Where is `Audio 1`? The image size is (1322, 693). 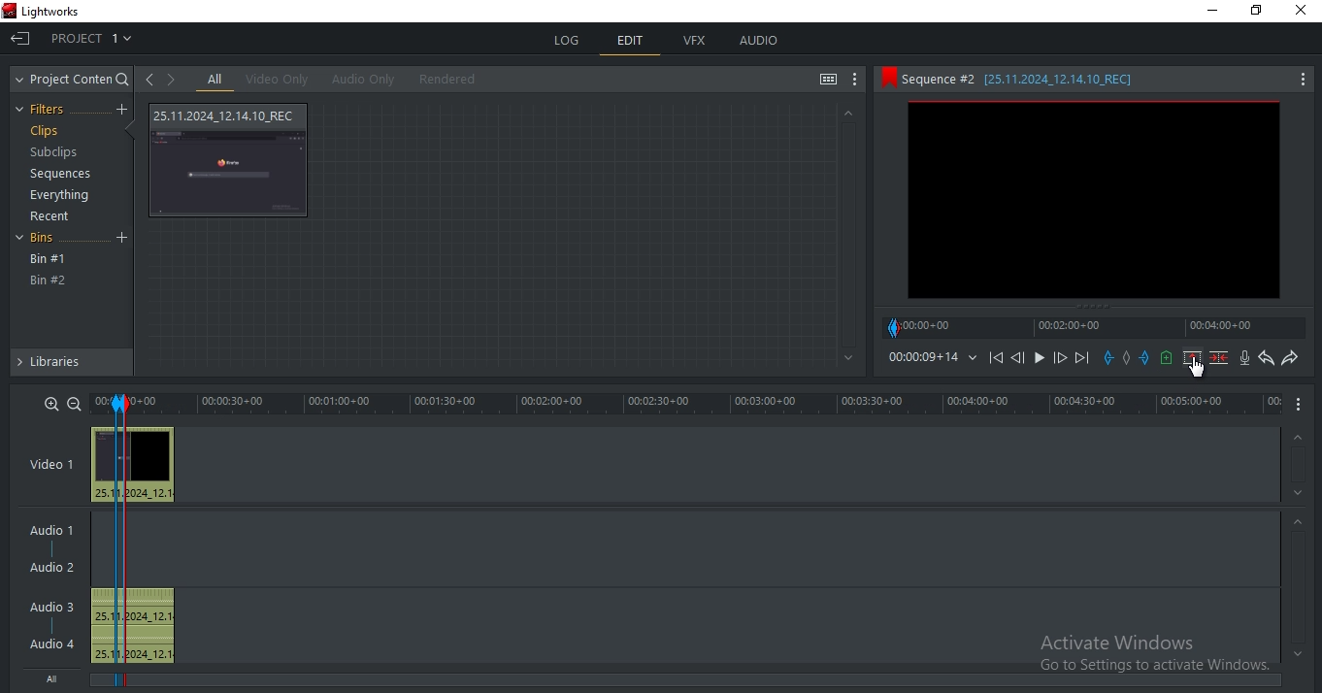 Audio 1 is located at coordinates (55, 527).